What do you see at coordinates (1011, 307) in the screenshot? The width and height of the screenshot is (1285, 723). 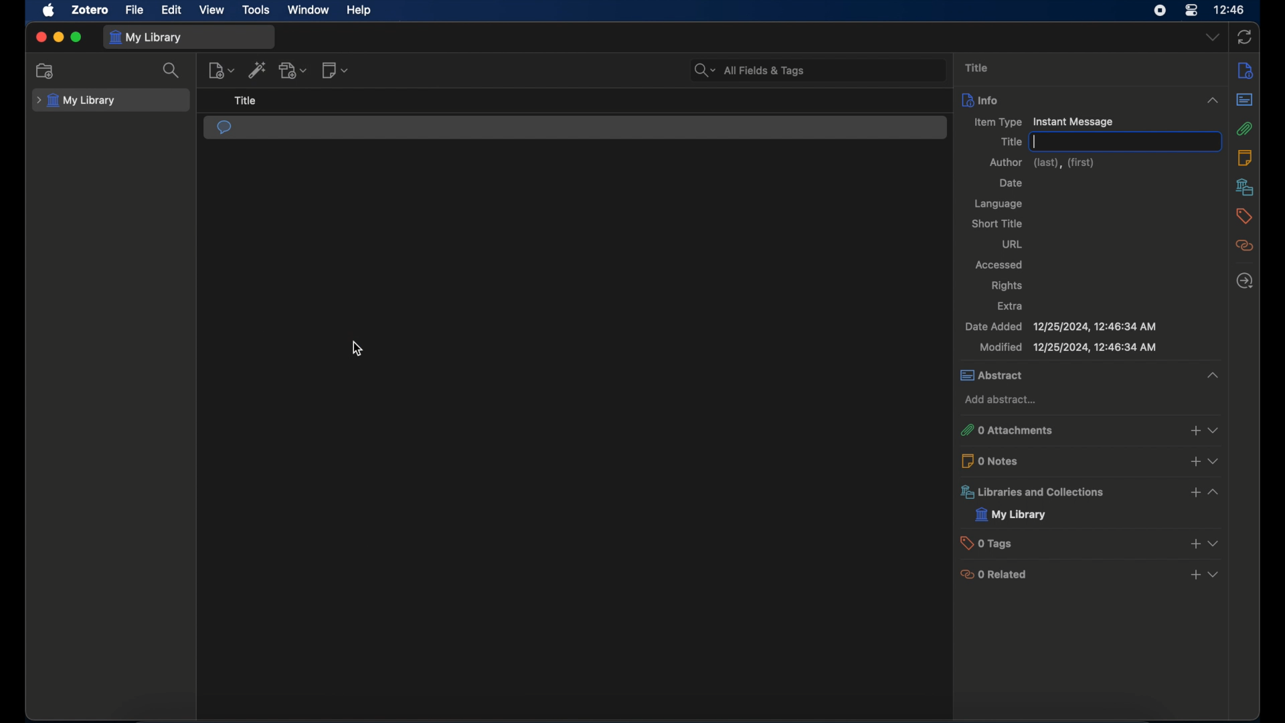 I see `extra` at bounding box center [1011, 307].